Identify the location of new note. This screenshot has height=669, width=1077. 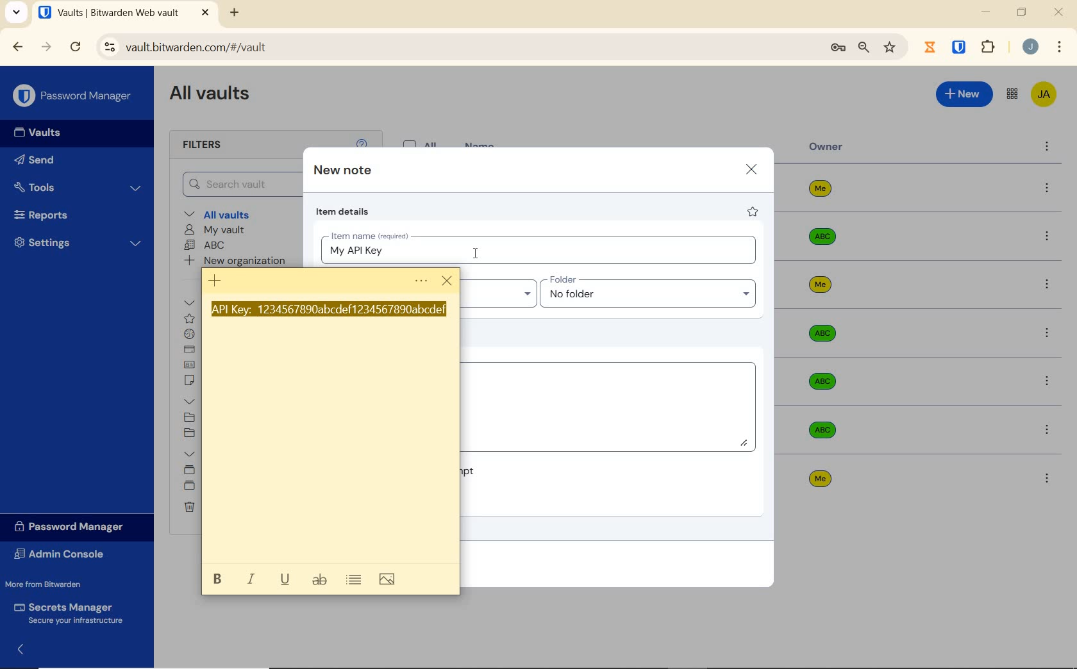
(342, 171).